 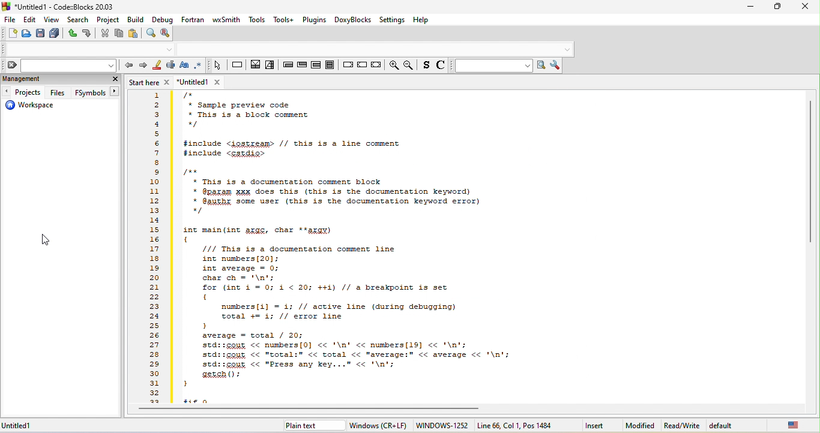 I want to click on clear, so click(x=59, y=65).